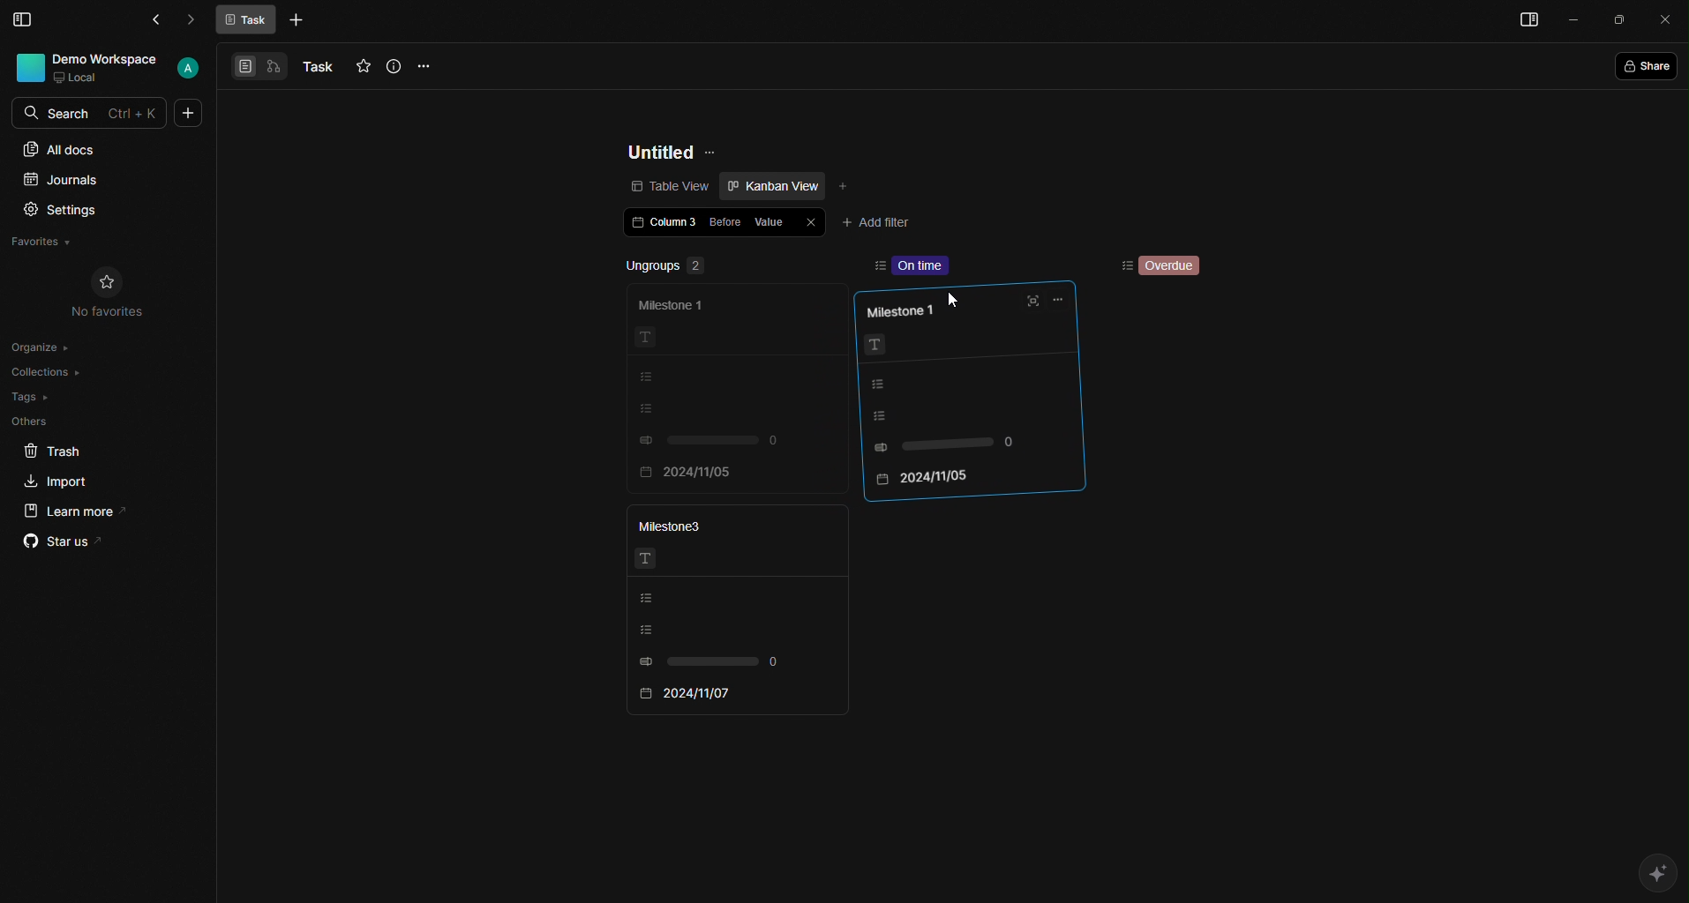 The image size is (1689, 903). I want to click on Journals, so click(62, 178).